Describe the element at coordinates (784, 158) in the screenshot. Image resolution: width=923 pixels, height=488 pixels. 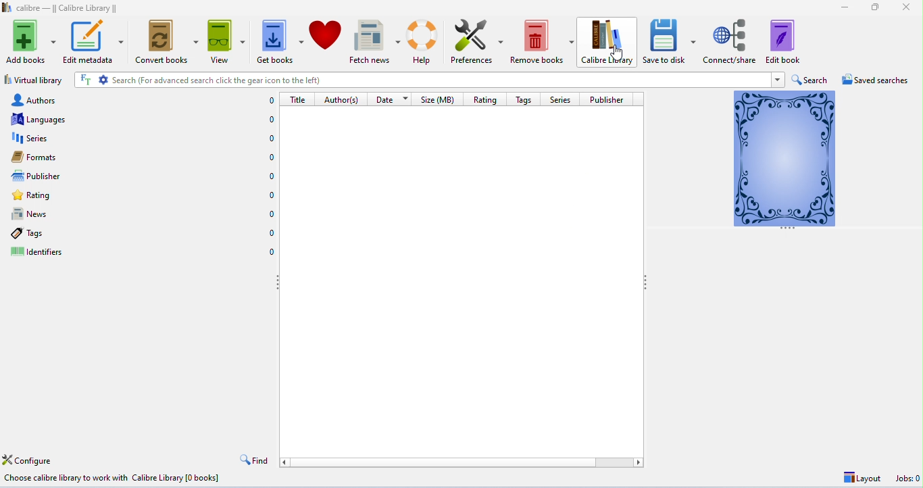
I see `book cover` at that location.